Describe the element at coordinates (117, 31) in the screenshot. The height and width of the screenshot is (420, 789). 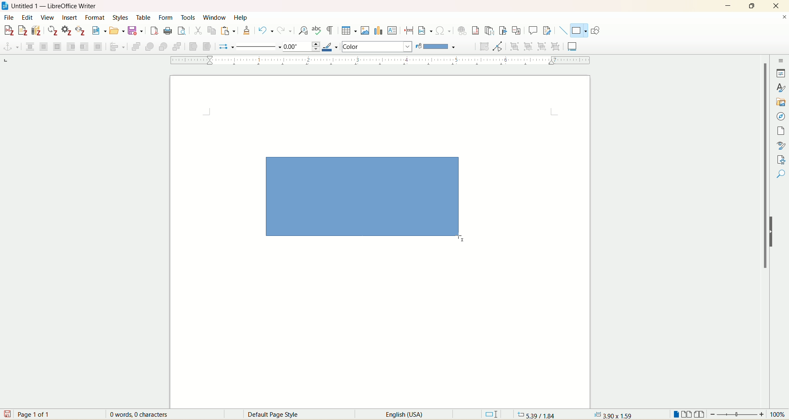
I see `open` at that location.